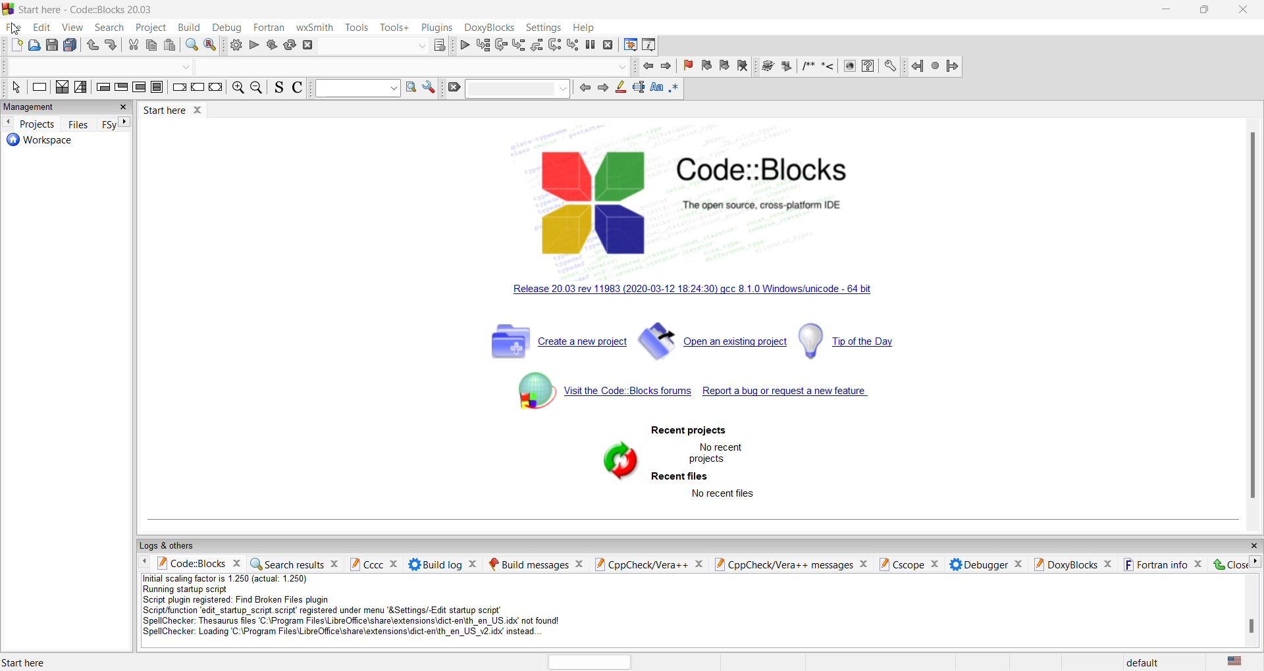  Describe the element at coordinates (84, 91) in the screenshot. I see `selection` at that location.